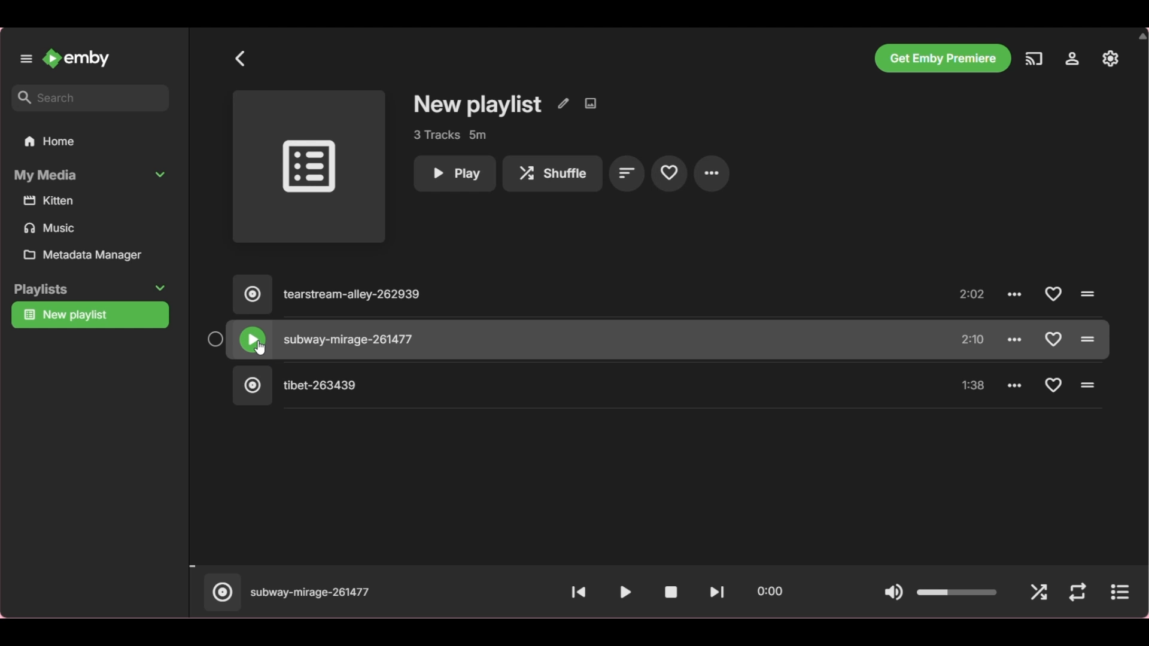  What do you see at coordinates (1089, 385) in the screenshot?
I see `Click to play respective song` at bounding box center [1089, 385].